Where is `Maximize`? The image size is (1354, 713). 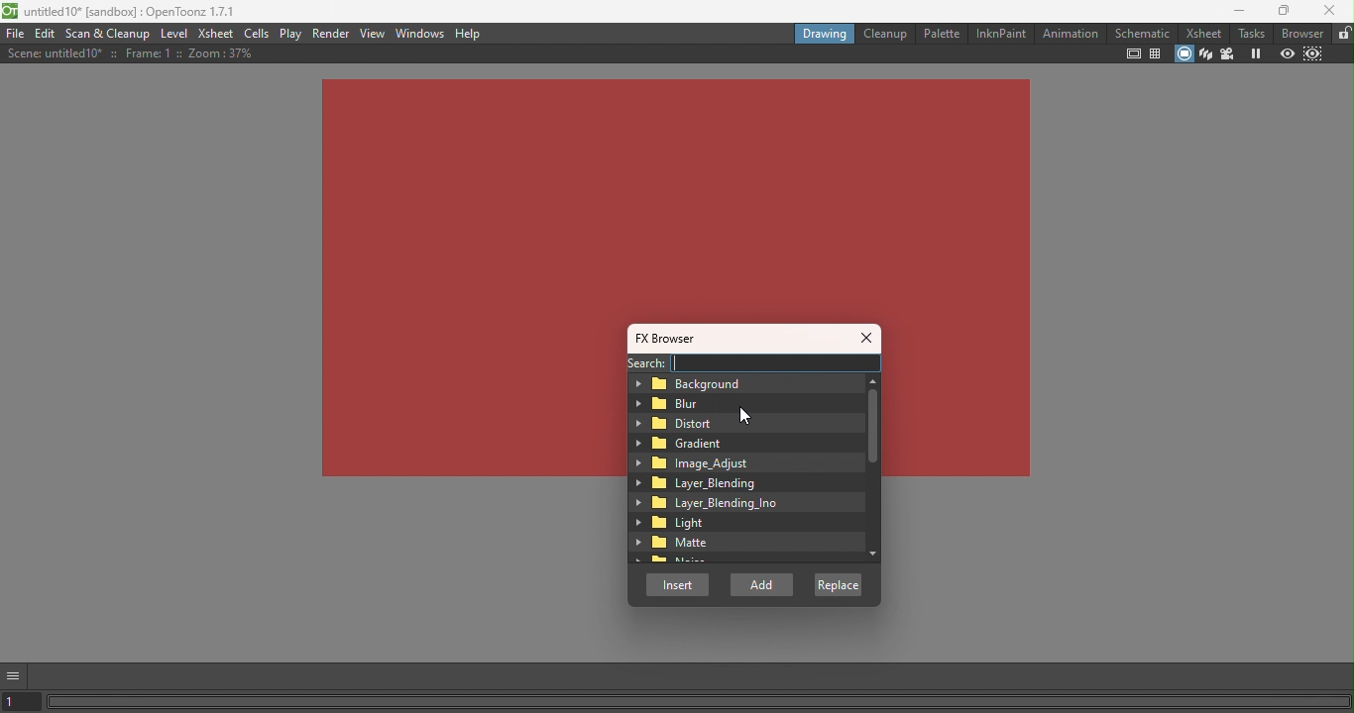 Maximize is located at coordinates (1285, 11).